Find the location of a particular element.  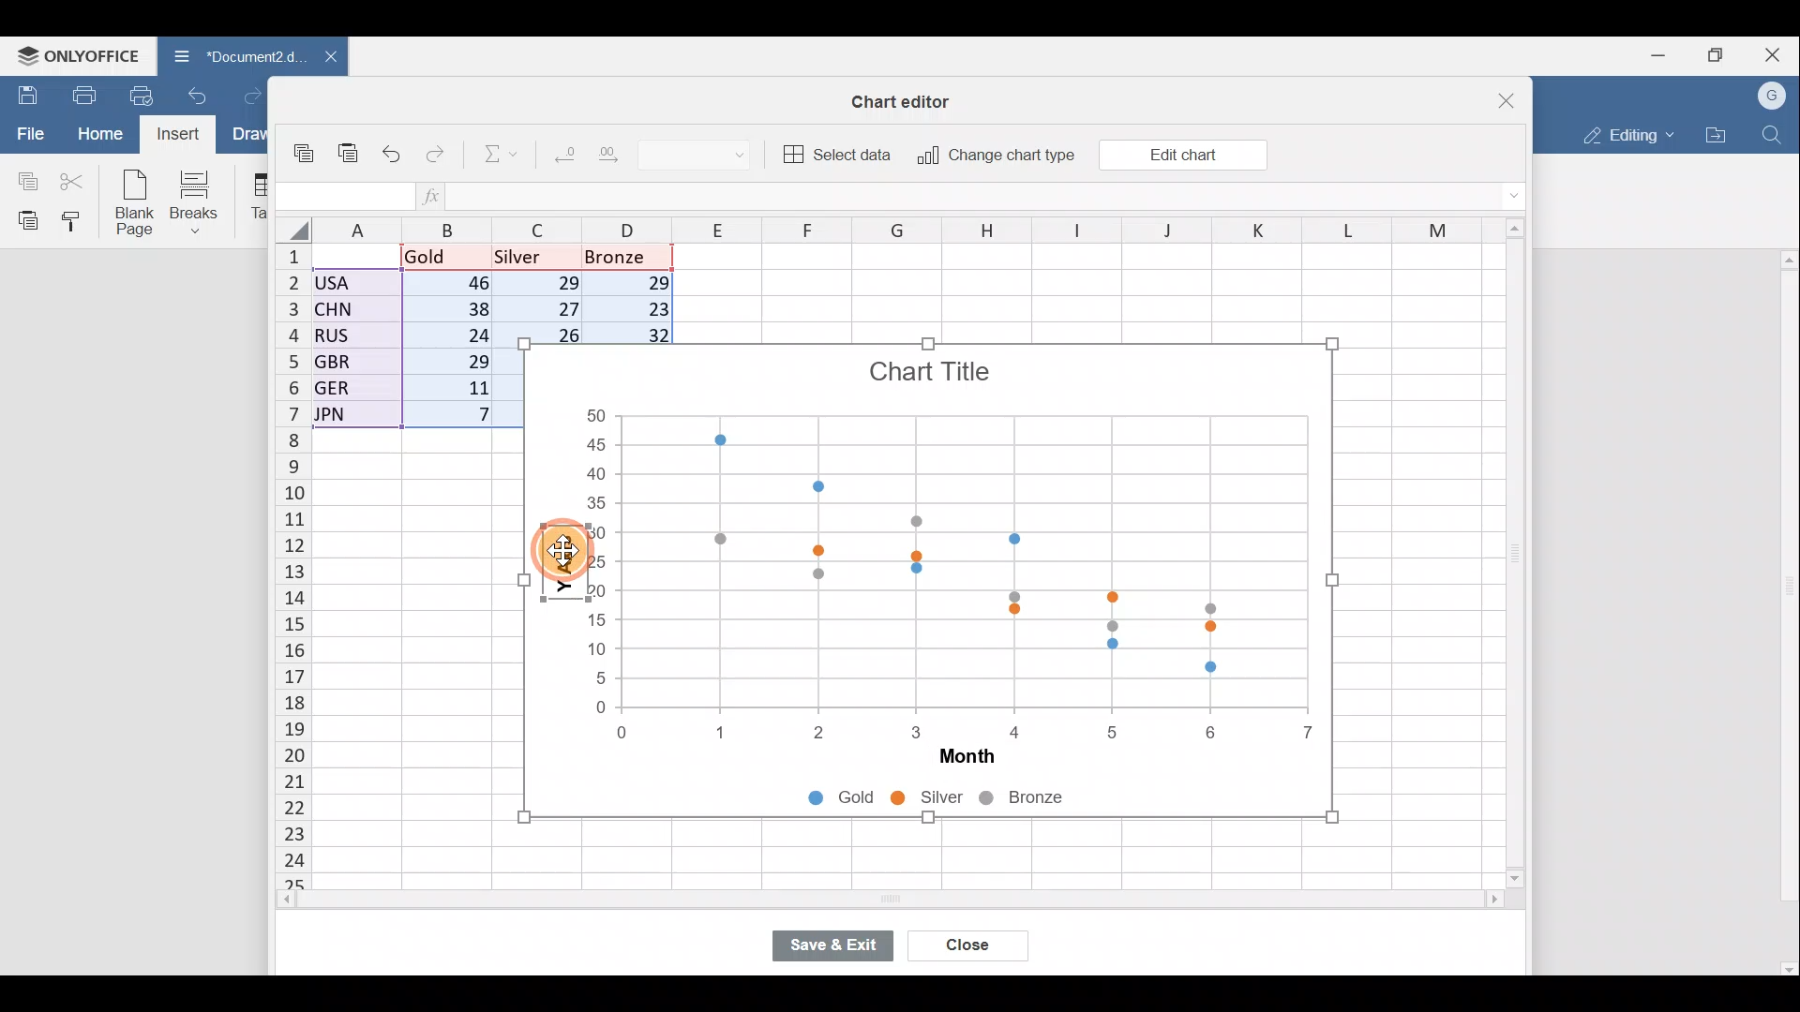

Cell name is located at coordinates (339, 191).